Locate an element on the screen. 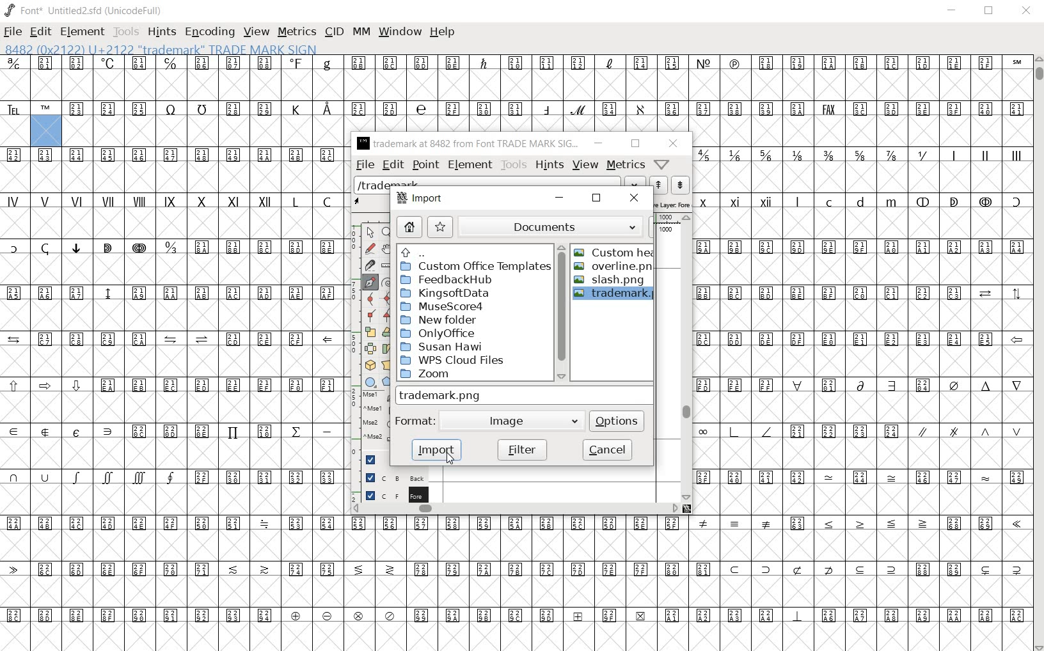  rotate the selection in 3D and project back to plane is located at coordinates (370, 366).